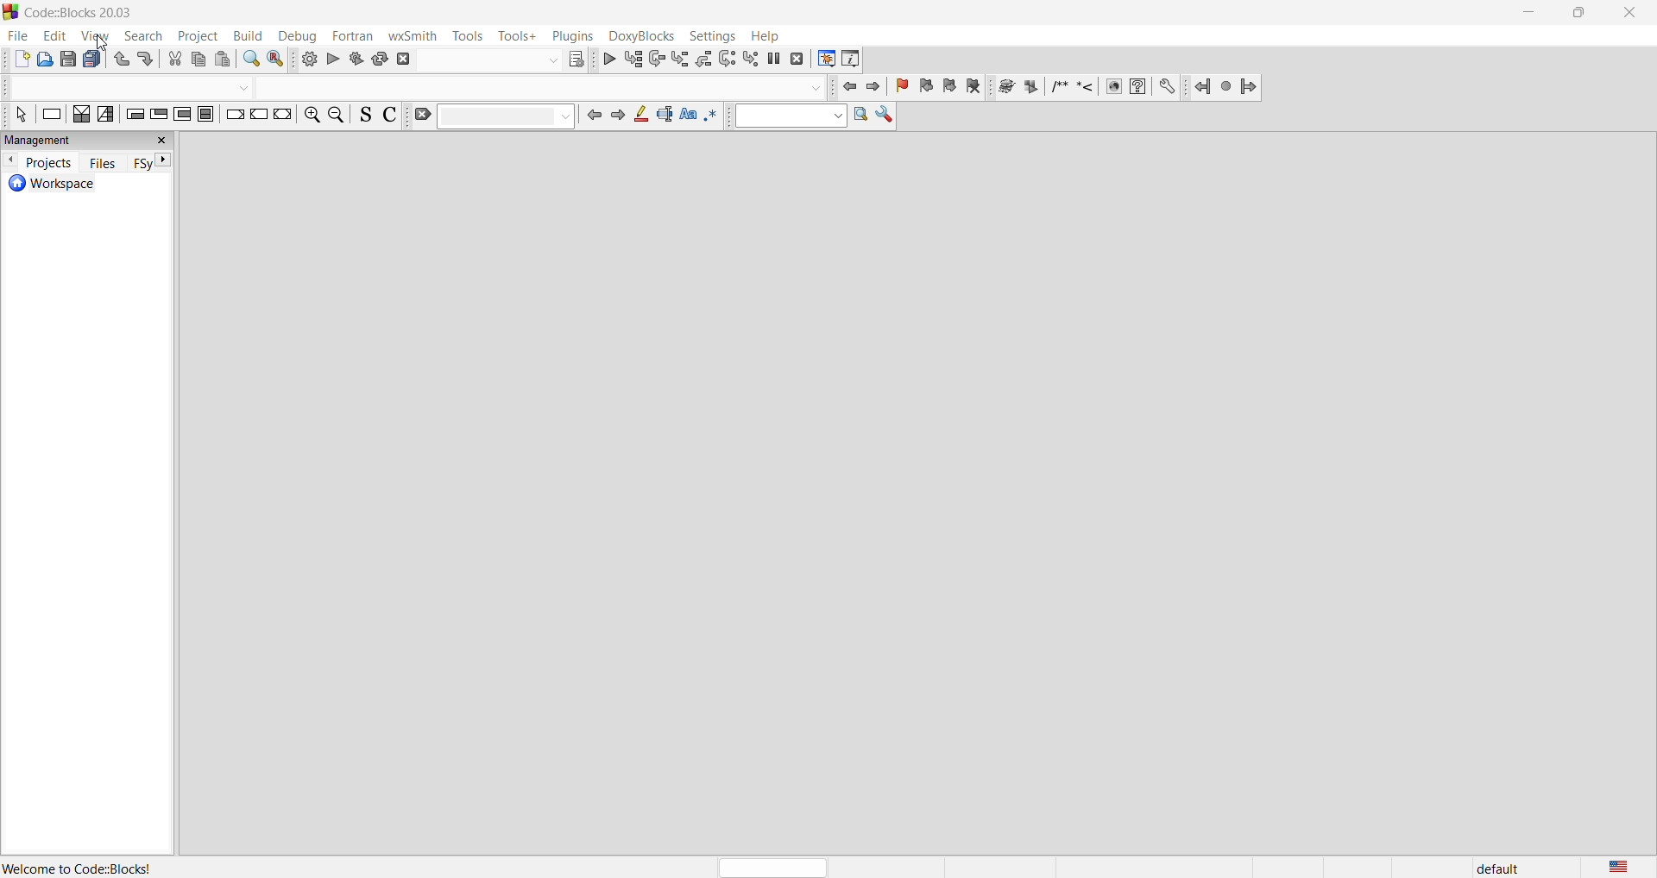 Image resolution: width=1657 pixels, height=878 pixels. What do you see at coordinates (928, 89) in the screenshot?
I see `prev bookmark` at bounding box center [928, 89].